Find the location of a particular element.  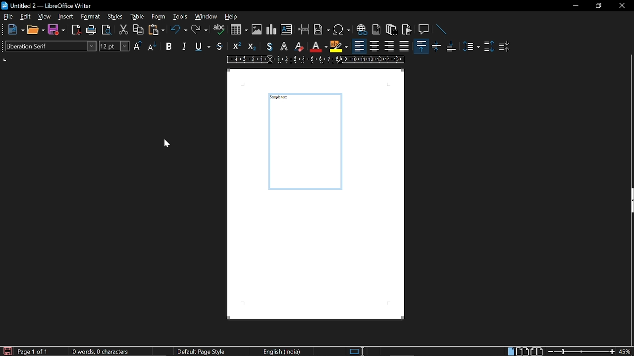

bold is located at coordinates (169, 45).